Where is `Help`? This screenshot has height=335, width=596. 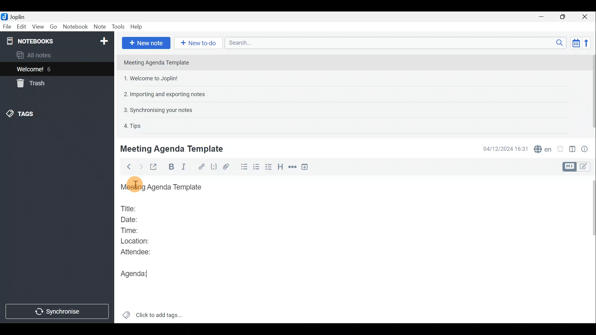 Help is located at coordinates (138, 27).